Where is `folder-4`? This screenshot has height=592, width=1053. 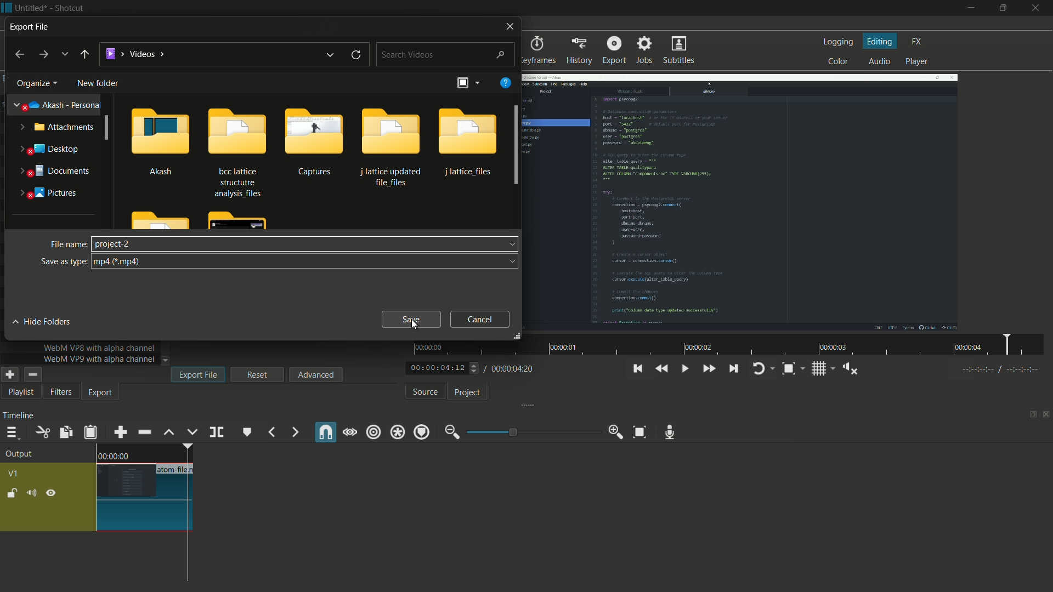
folder-4 is located at coordinates (389, 146).